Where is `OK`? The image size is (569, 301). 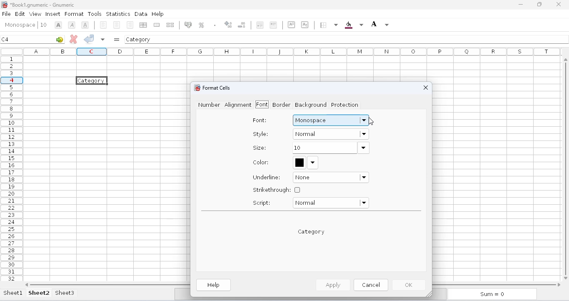 OK is located at coordinates (410, 285).